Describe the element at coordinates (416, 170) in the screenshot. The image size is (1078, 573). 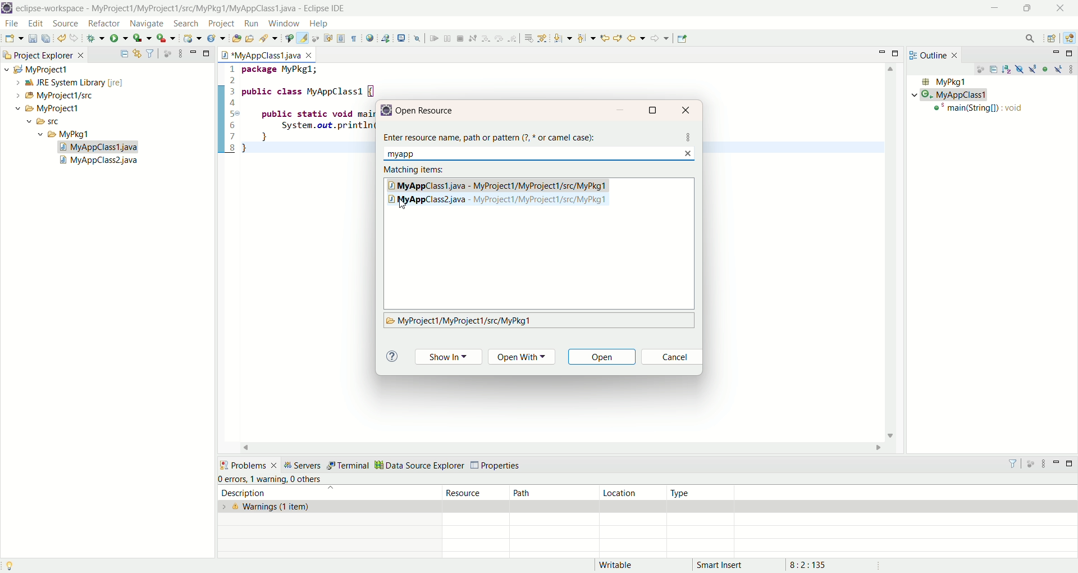
I see `matching items` at that location.